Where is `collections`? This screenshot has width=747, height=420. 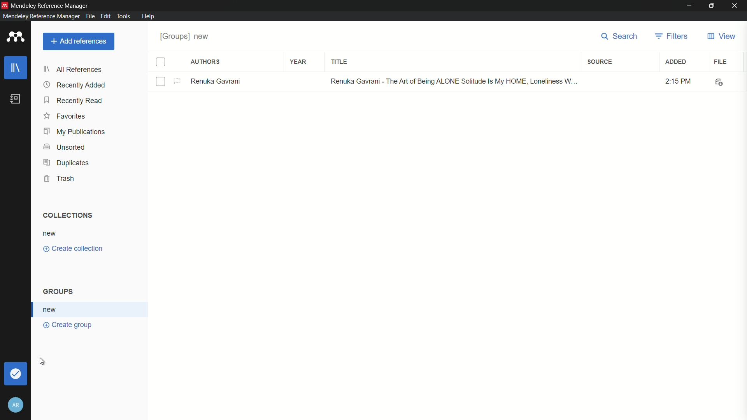
collections is located at coordinates (68, 216).